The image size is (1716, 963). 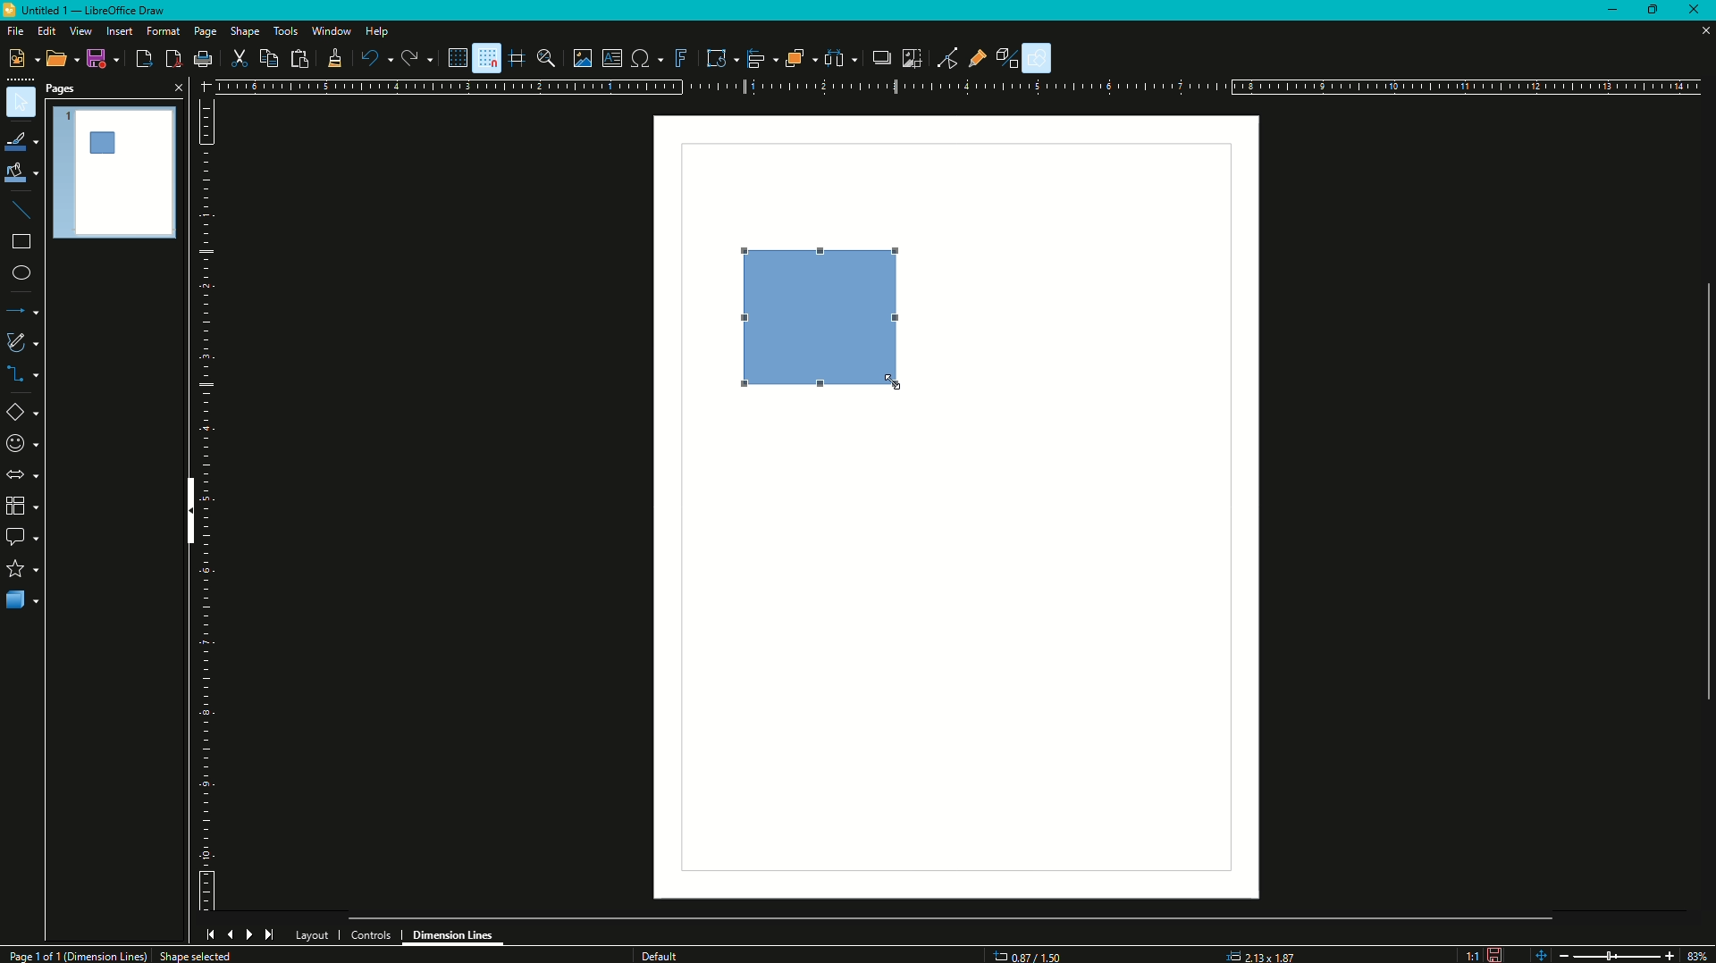 I want to click on Select, so click(x=21, y=103).